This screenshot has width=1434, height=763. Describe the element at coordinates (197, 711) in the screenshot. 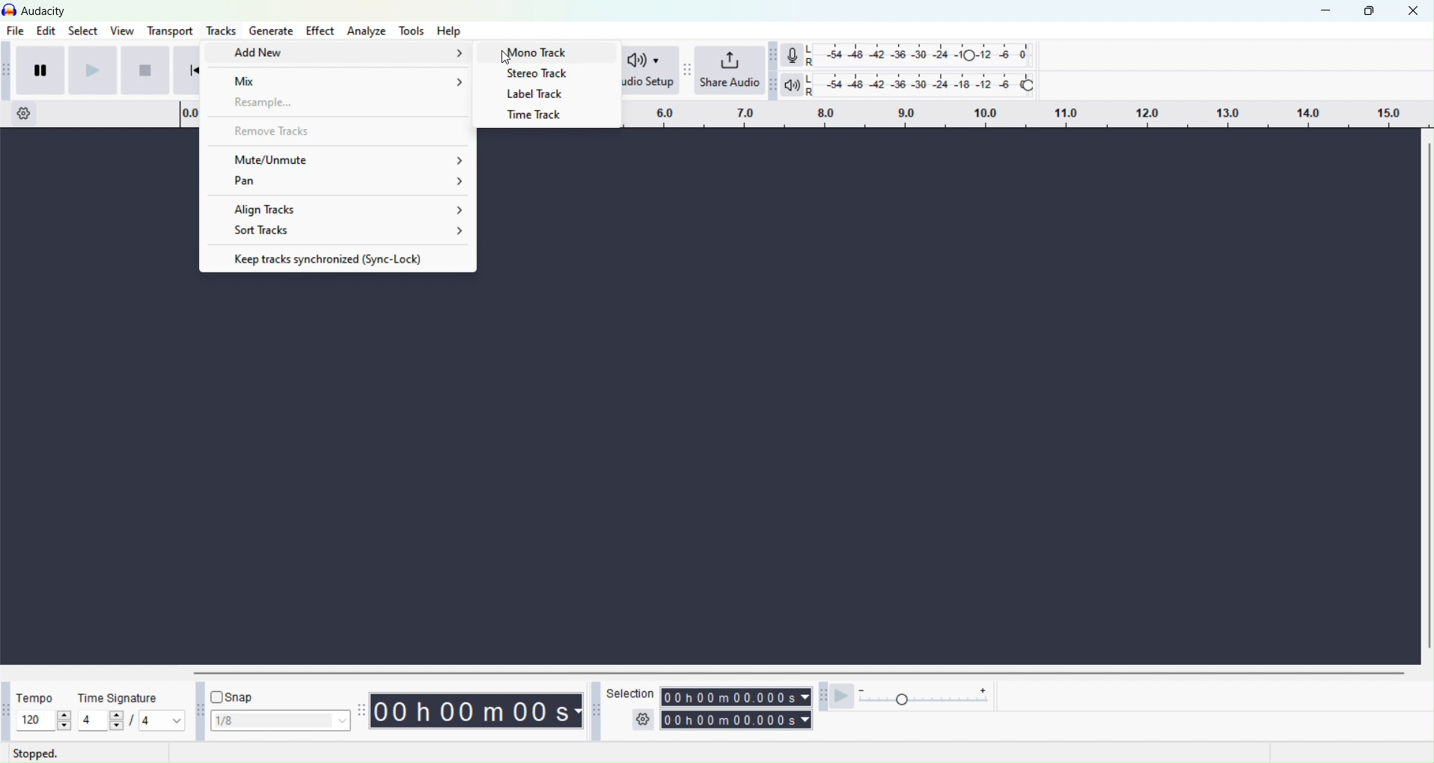

I see `Audacity snapping tool` at that location.